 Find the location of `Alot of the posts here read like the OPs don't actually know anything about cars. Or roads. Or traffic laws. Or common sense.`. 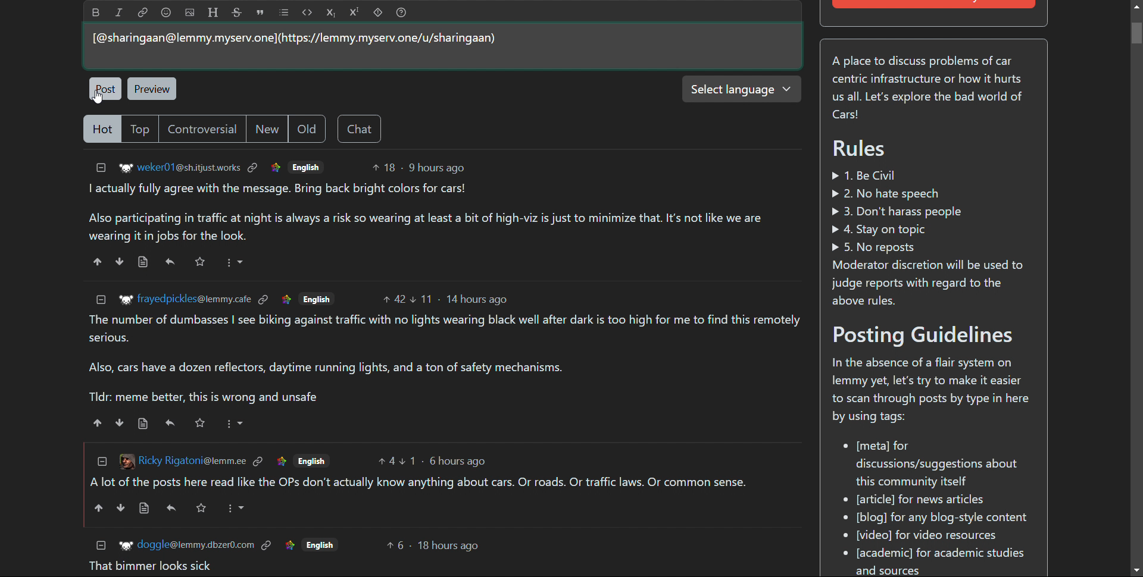

Alot of the posts here read like the OPs don't actually know anything about cars. Or roads. Or traffic laws. Or common sense. is located at coordinates (420, 484).